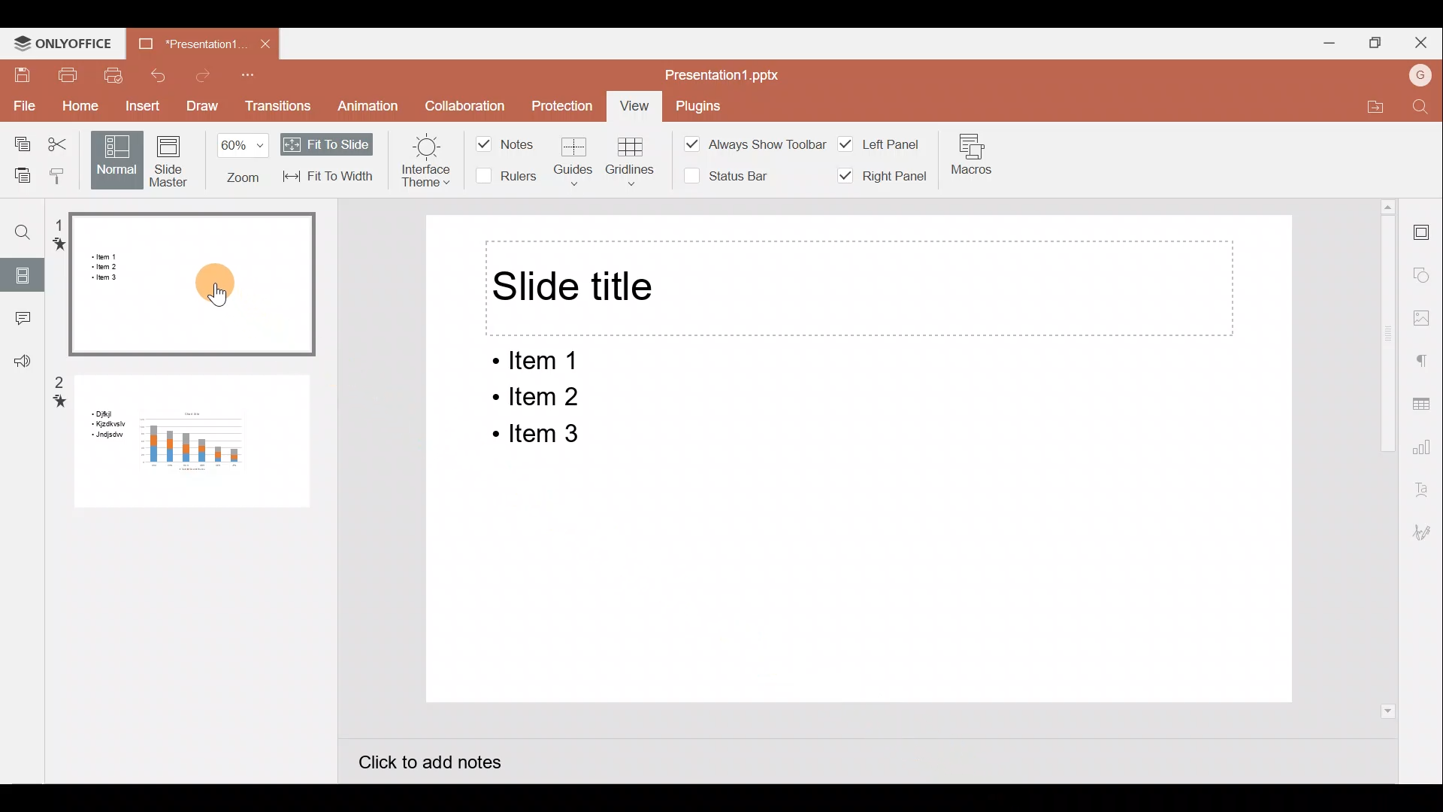 This screenshot has height=812, width=1443. Describe the element at coordinates (328, 175) in the screenshot. I see `Fit to width` at that location.